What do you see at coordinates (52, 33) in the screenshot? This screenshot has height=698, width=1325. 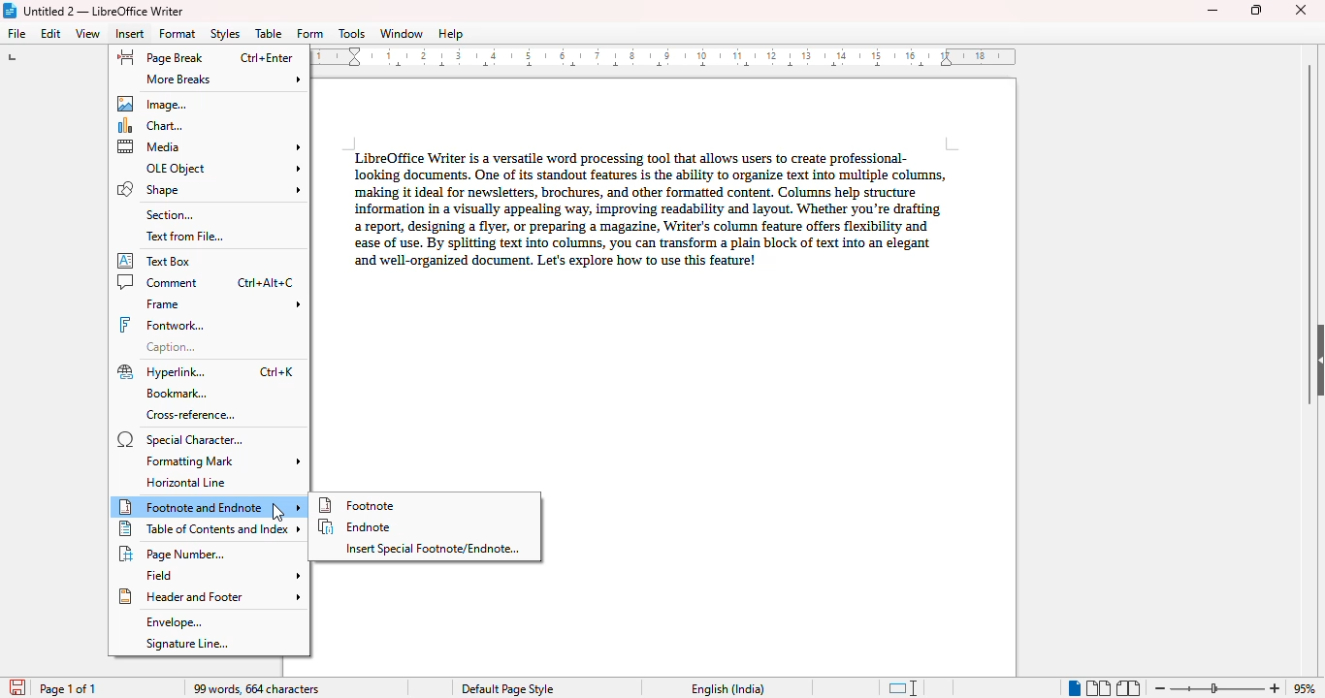 I see `edit` at bounding box center [52, 33].